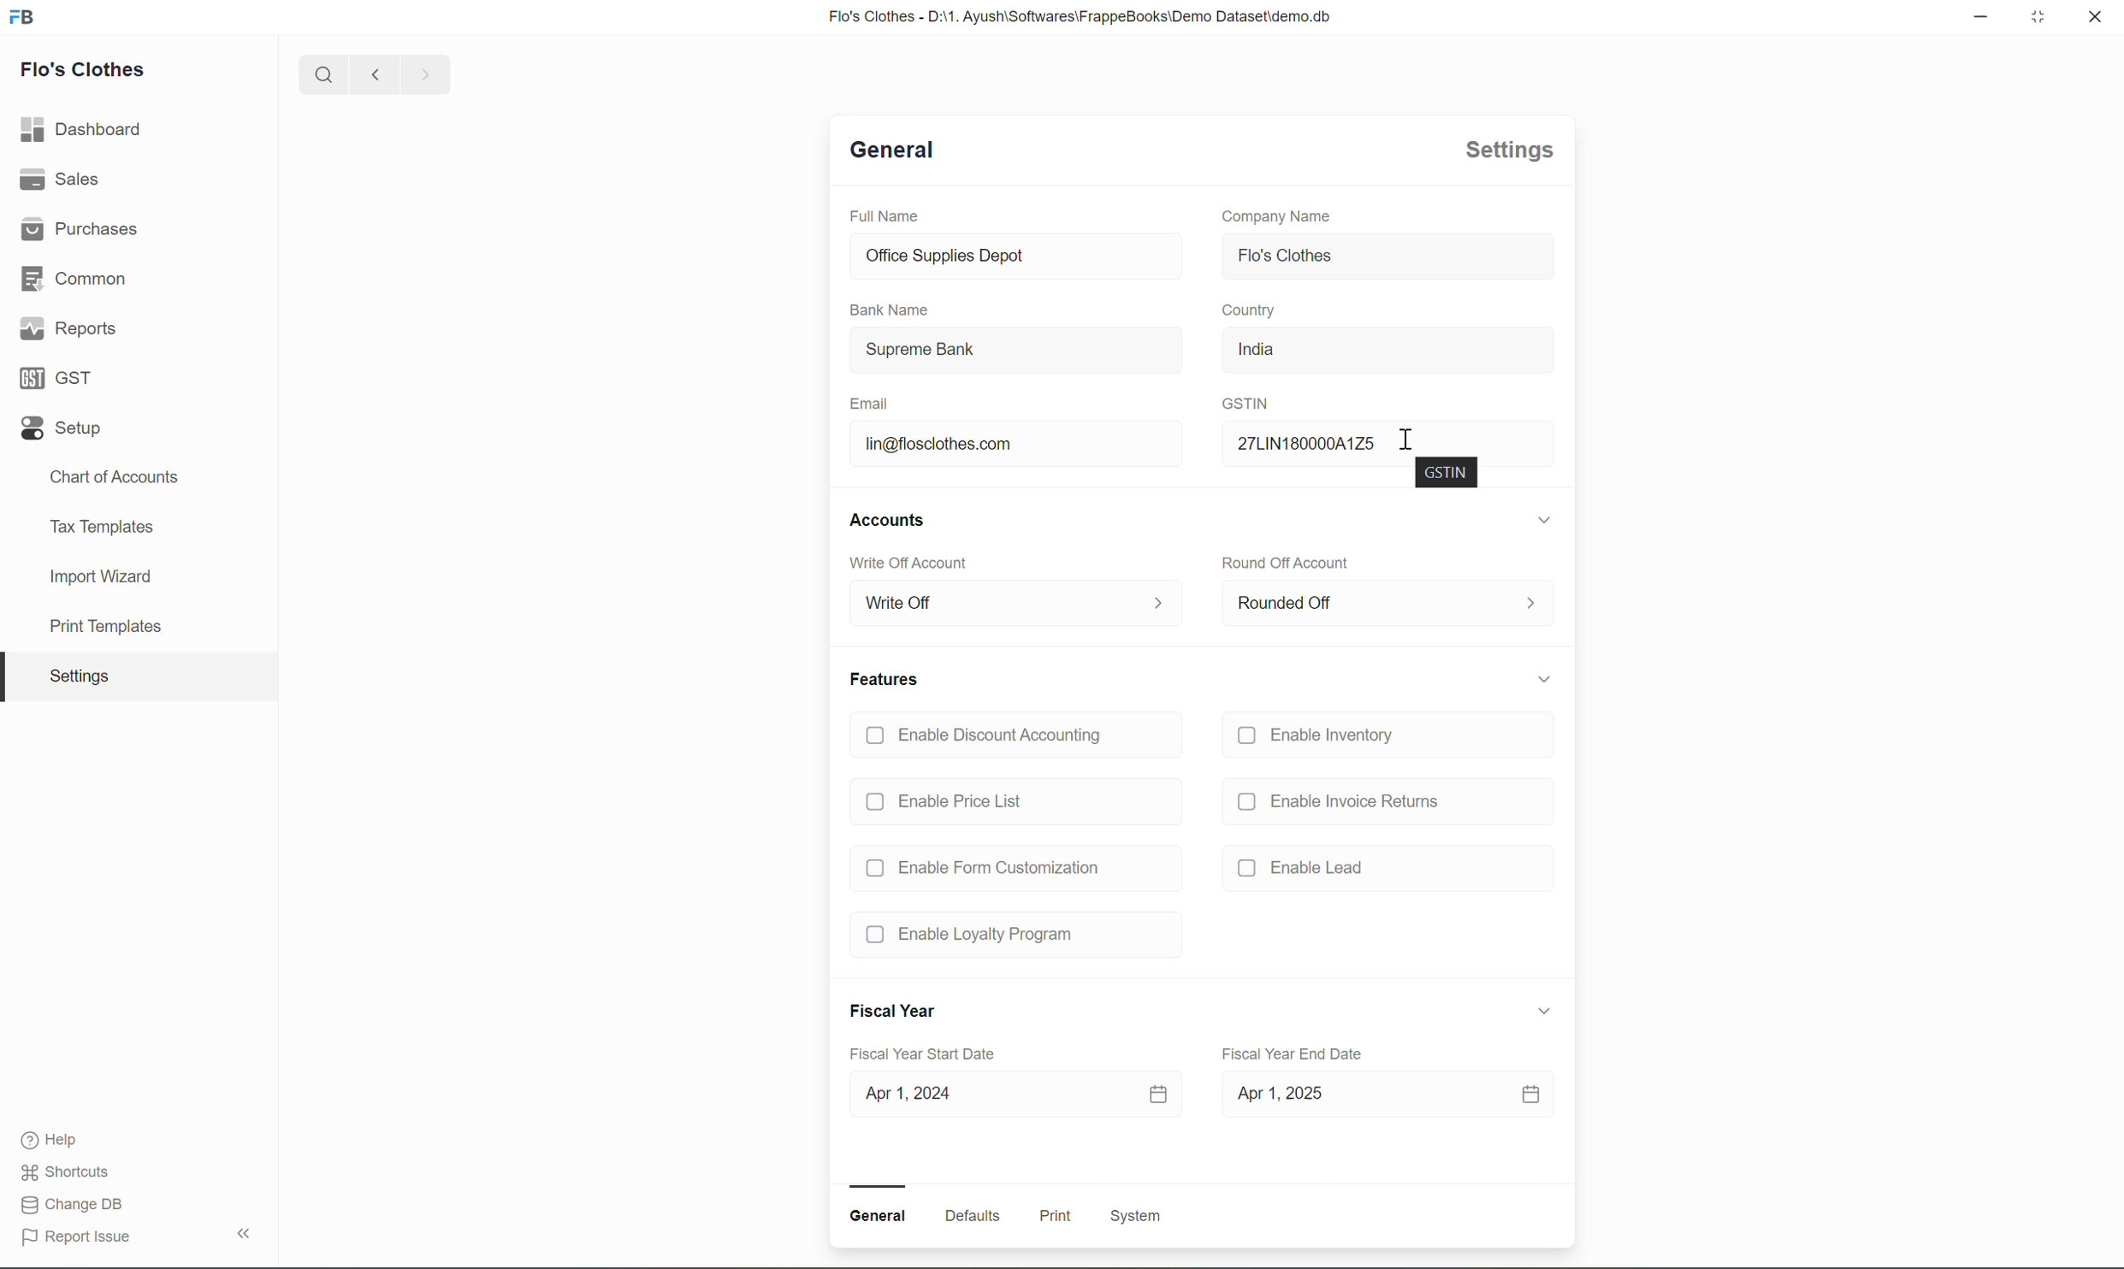  Describe the element at coordinates (1546, 518) in the screenshot. I see `Expand/collapse` at that location.